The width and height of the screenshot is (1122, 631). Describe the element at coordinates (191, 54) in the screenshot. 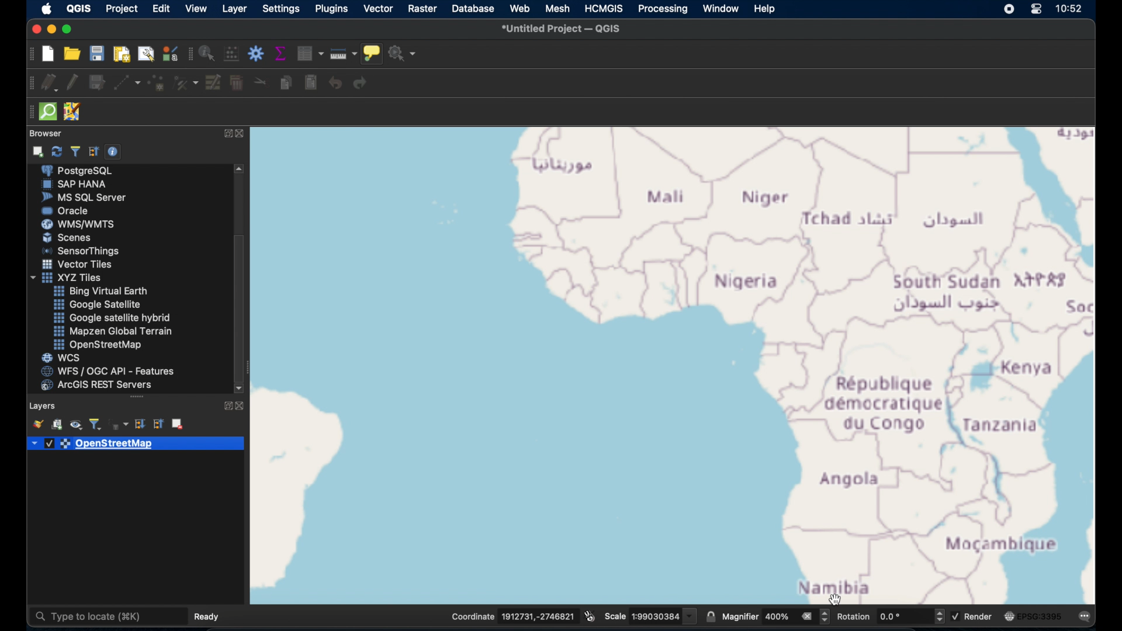

I see `attributes toolbar` at that location.